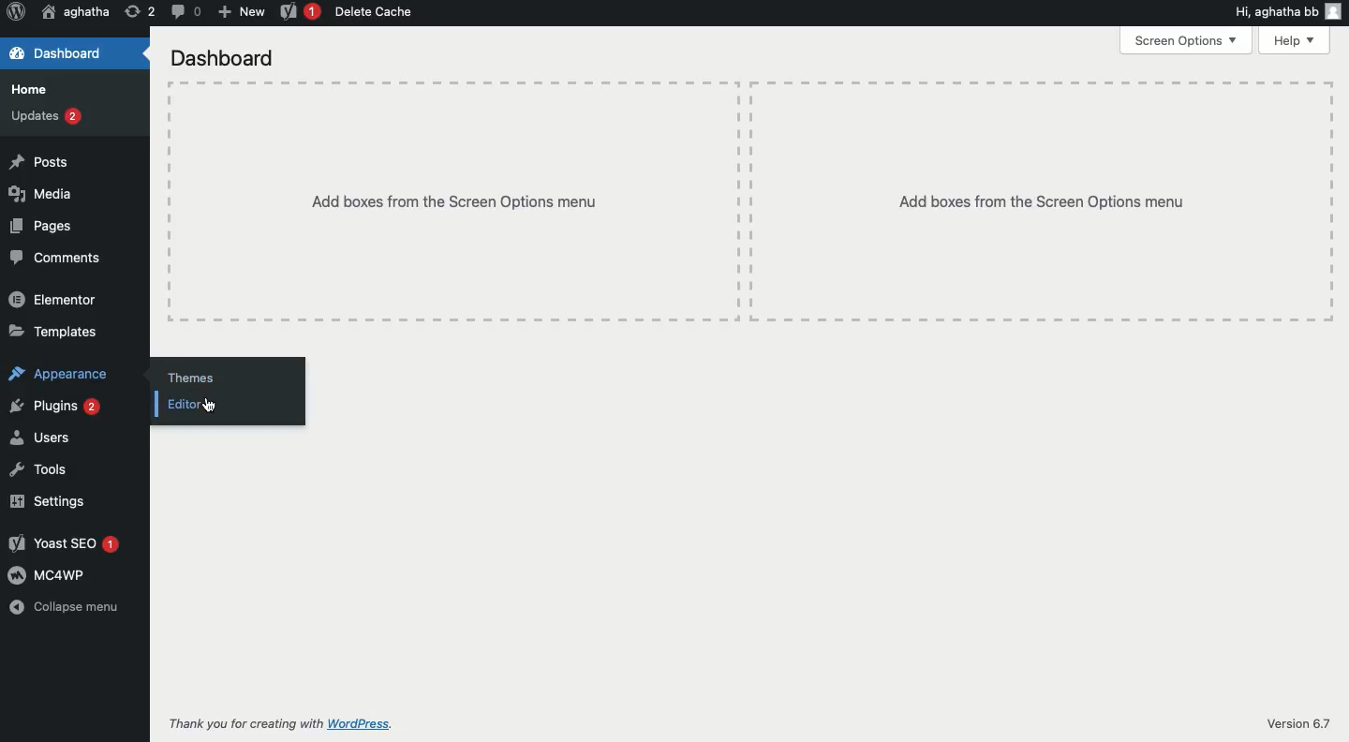 The width and height of the screenshot is (1349, 742). What do you see at coordinates (226, 58) in the screenshot?
I see `Dashboard` at bounding box center [226, 58].